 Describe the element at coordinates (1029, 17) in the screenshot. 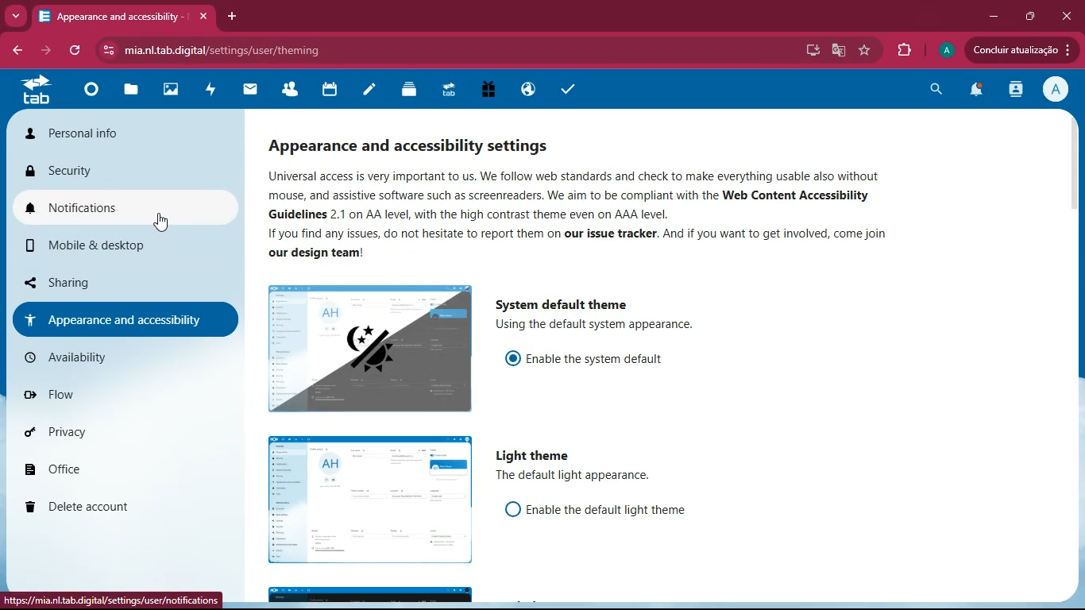

I see `maximize` at that location.